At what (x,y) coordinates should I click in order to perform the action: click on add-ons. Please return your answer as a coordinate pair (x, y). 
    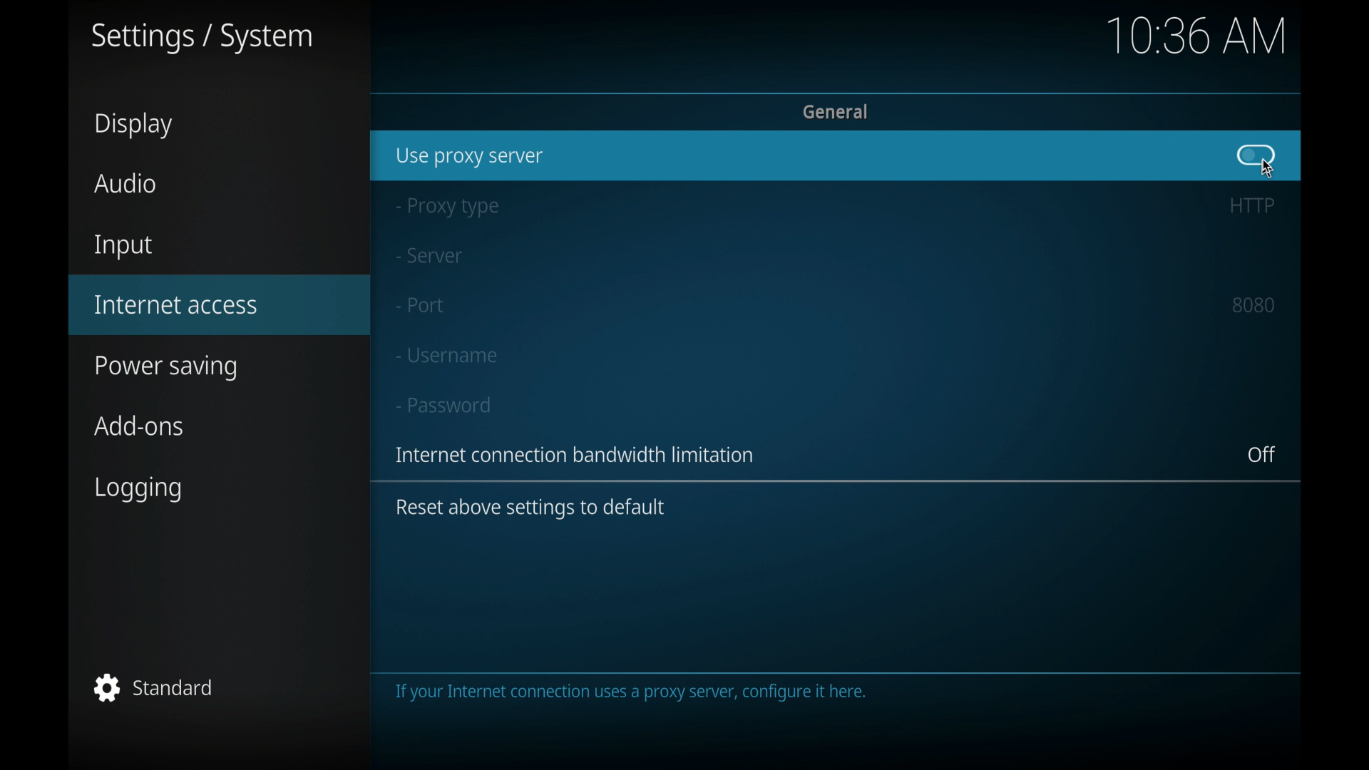
    Looking at the image, I should click on (140, 426).